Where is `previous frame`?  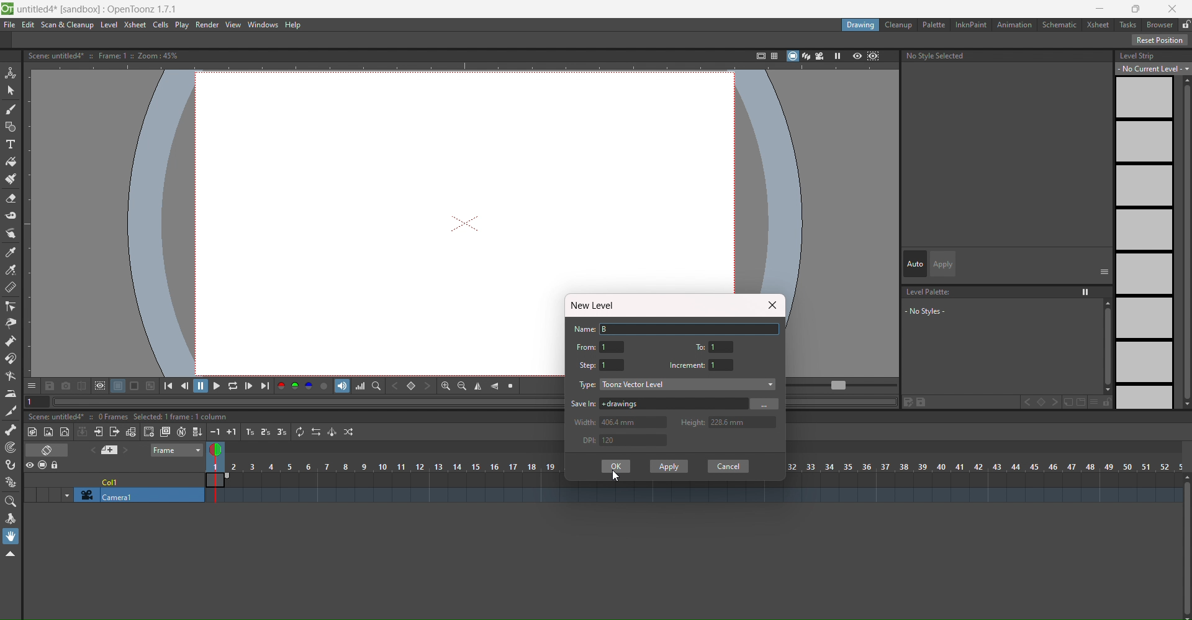 previous frame is located at coordinates (187, 385).